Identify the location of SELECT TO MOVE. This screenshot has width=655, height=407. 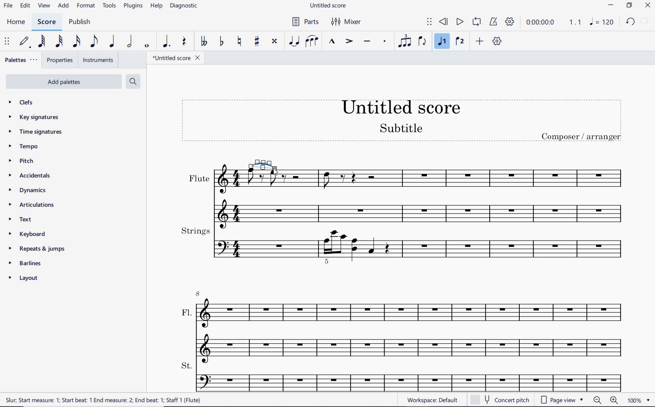
(6, 41).